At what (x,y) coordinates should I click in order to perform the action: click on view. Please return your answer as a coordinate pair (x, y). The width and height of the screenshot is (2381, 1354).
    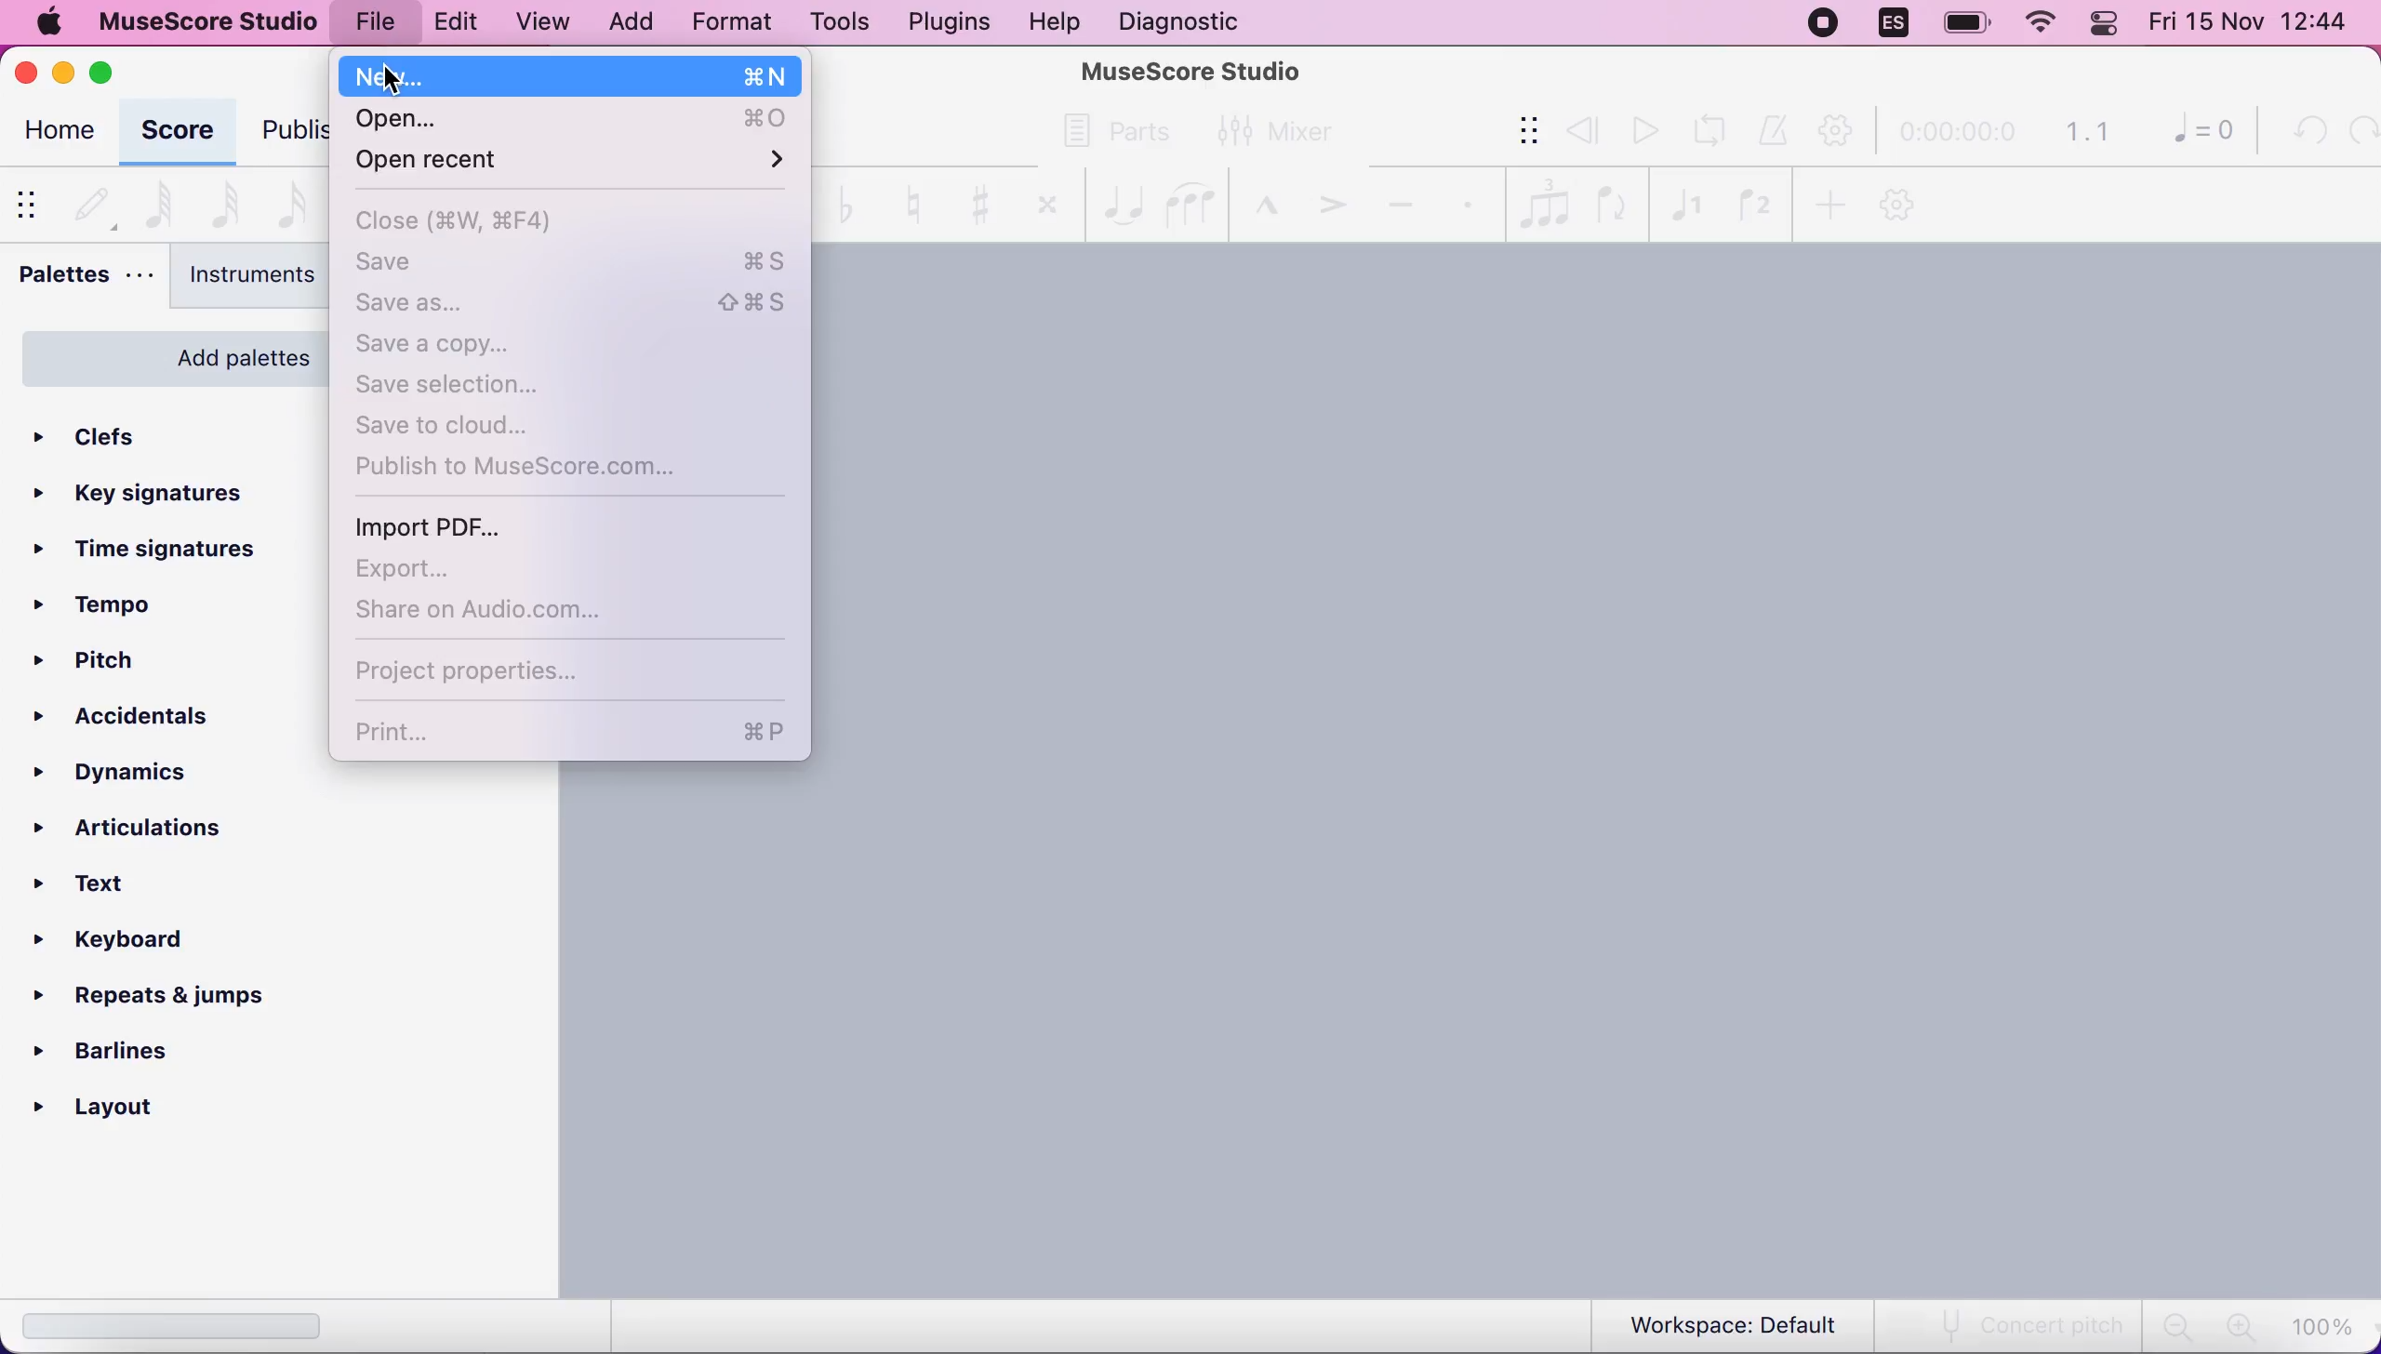
    Looking at the image, I should click on (541, 22).